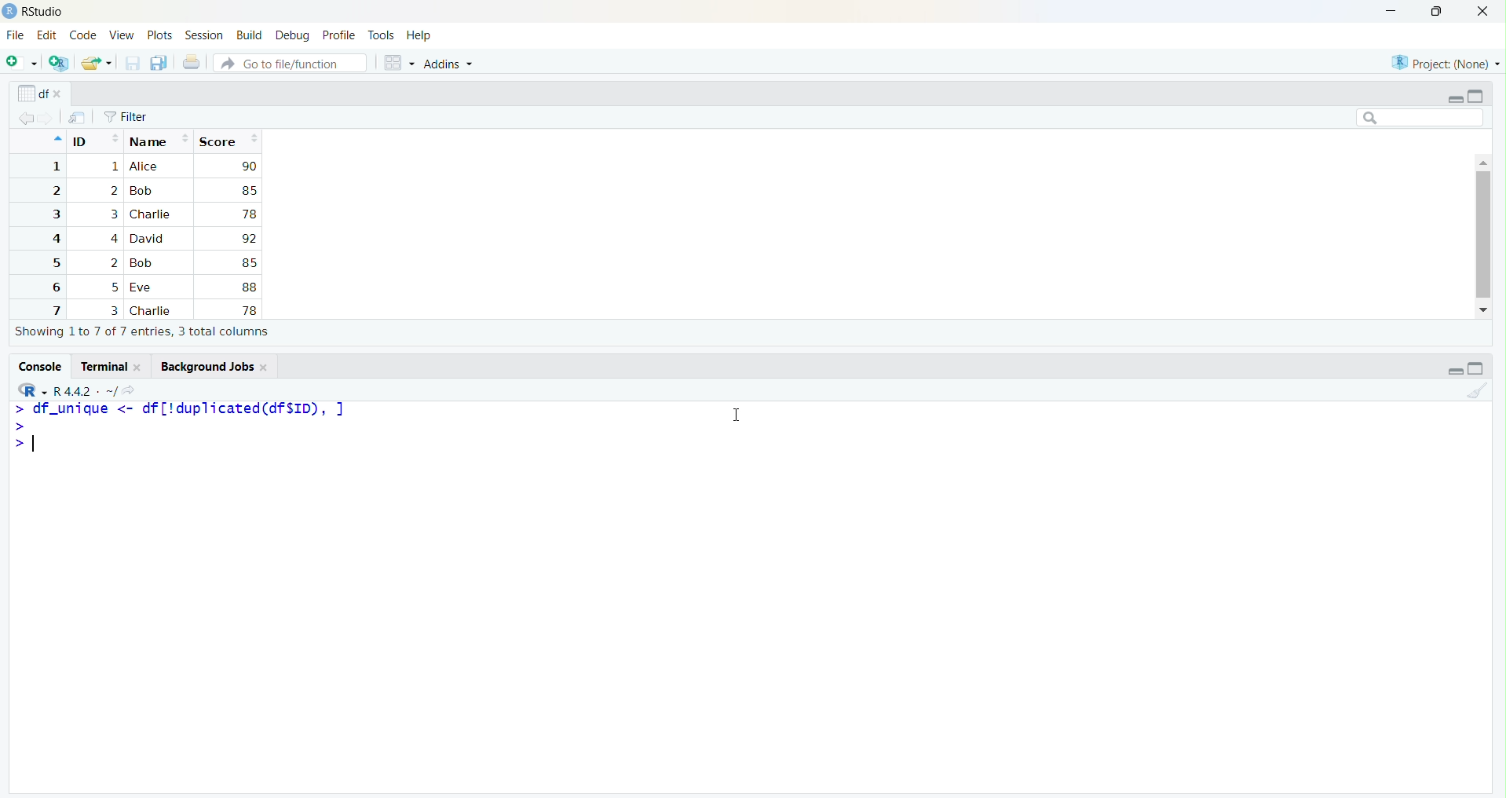 This screenshot has width=1506, height=798. What do you see at coordinates (159, 140) in the screenshot?
I see `Name` at bounding box center [159, 140].